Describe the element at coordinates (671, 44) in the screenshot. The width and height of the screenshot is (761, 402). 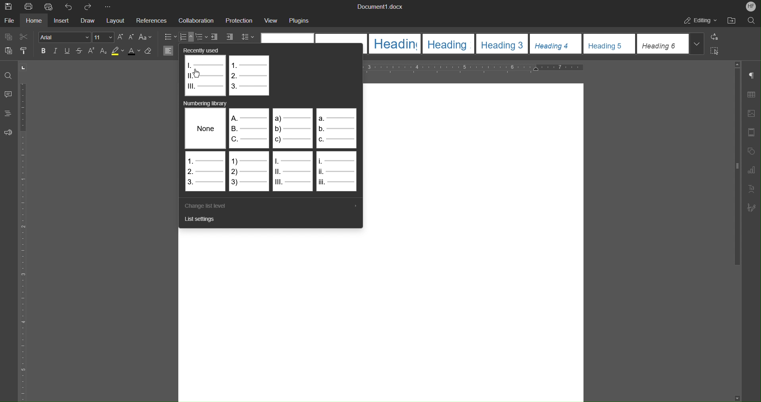
I see `Heading 6` at that location.